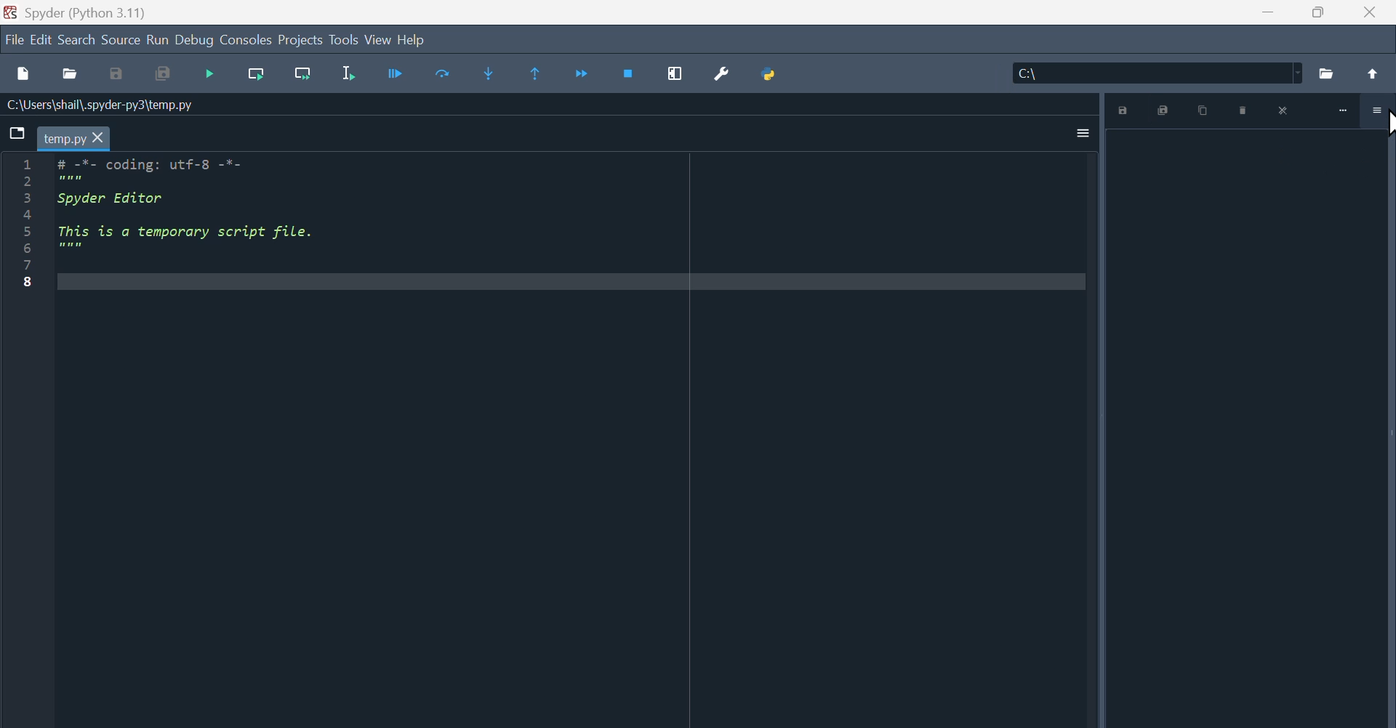 The image size is (1396, 728). Describe the element at coordinates (1344, 112) in the screenshot. I see `minimize` at that location.